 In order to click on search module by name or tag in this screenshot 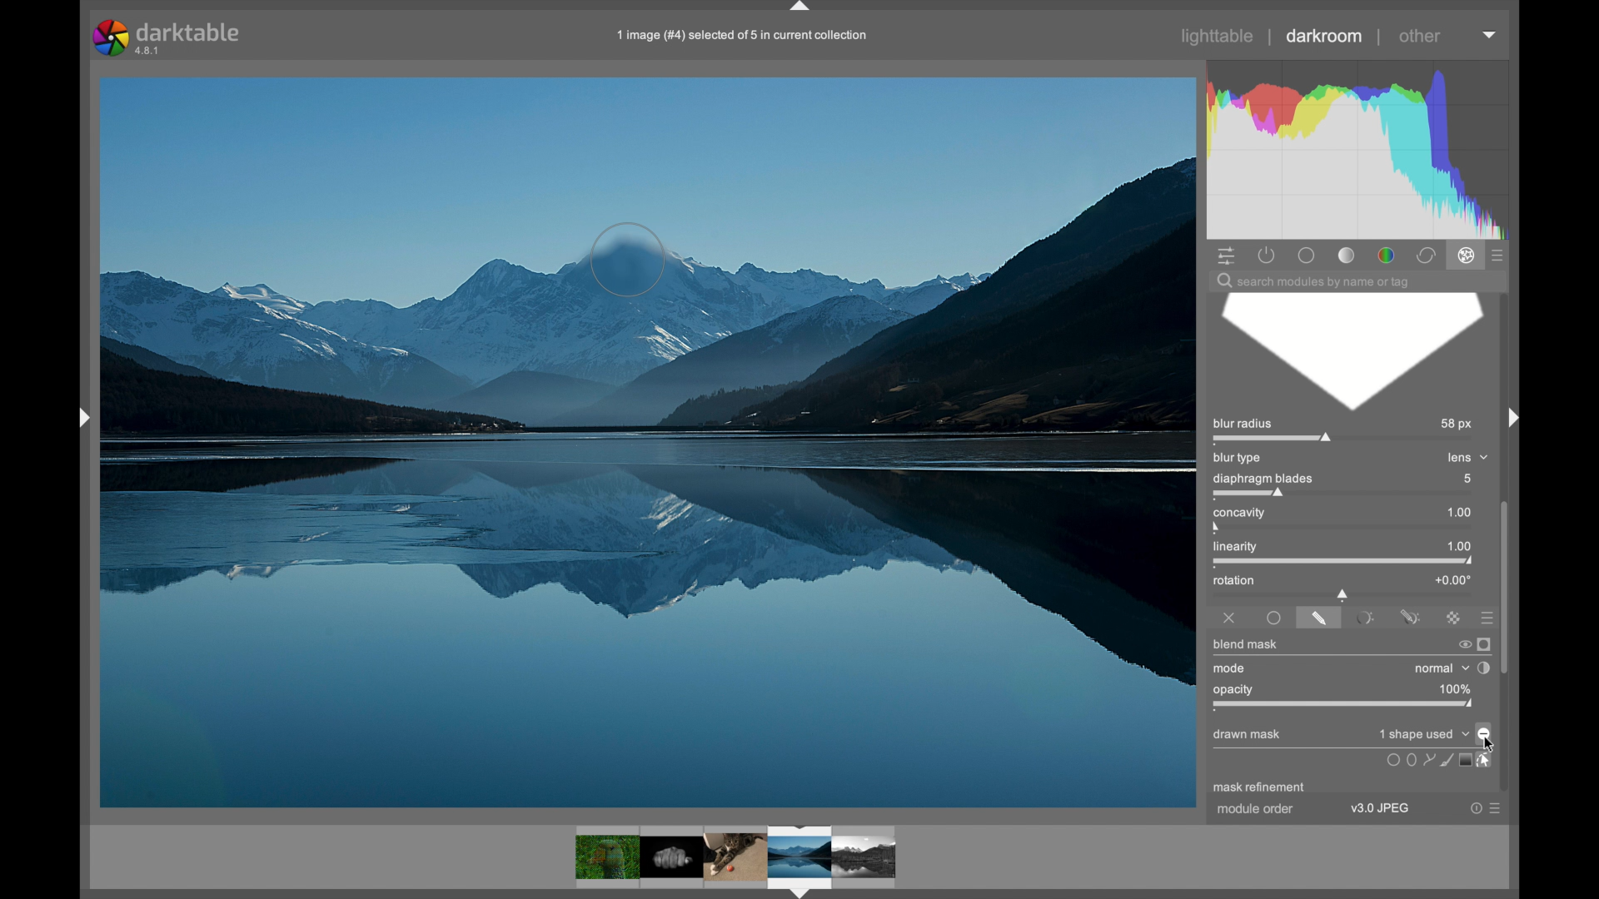, I will do `click(1313, 281)`.